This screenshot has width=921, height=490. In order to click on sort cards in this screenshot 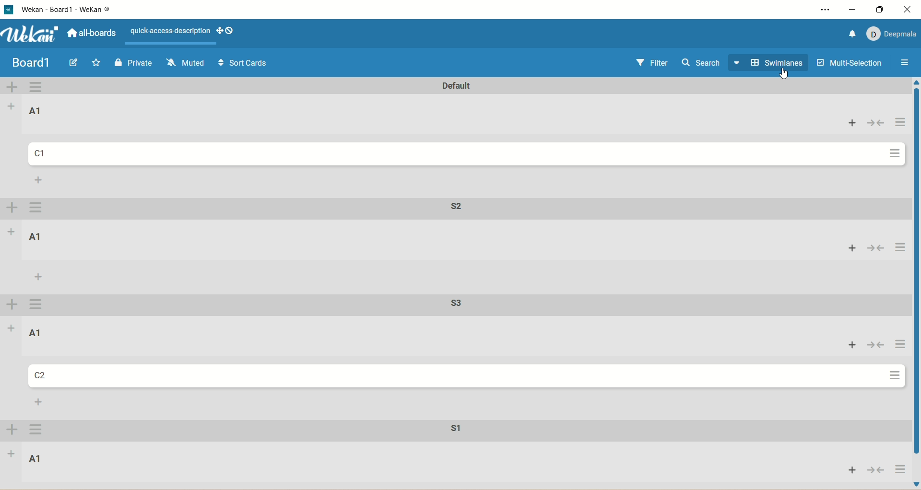, I will do `click(243, 64)`.